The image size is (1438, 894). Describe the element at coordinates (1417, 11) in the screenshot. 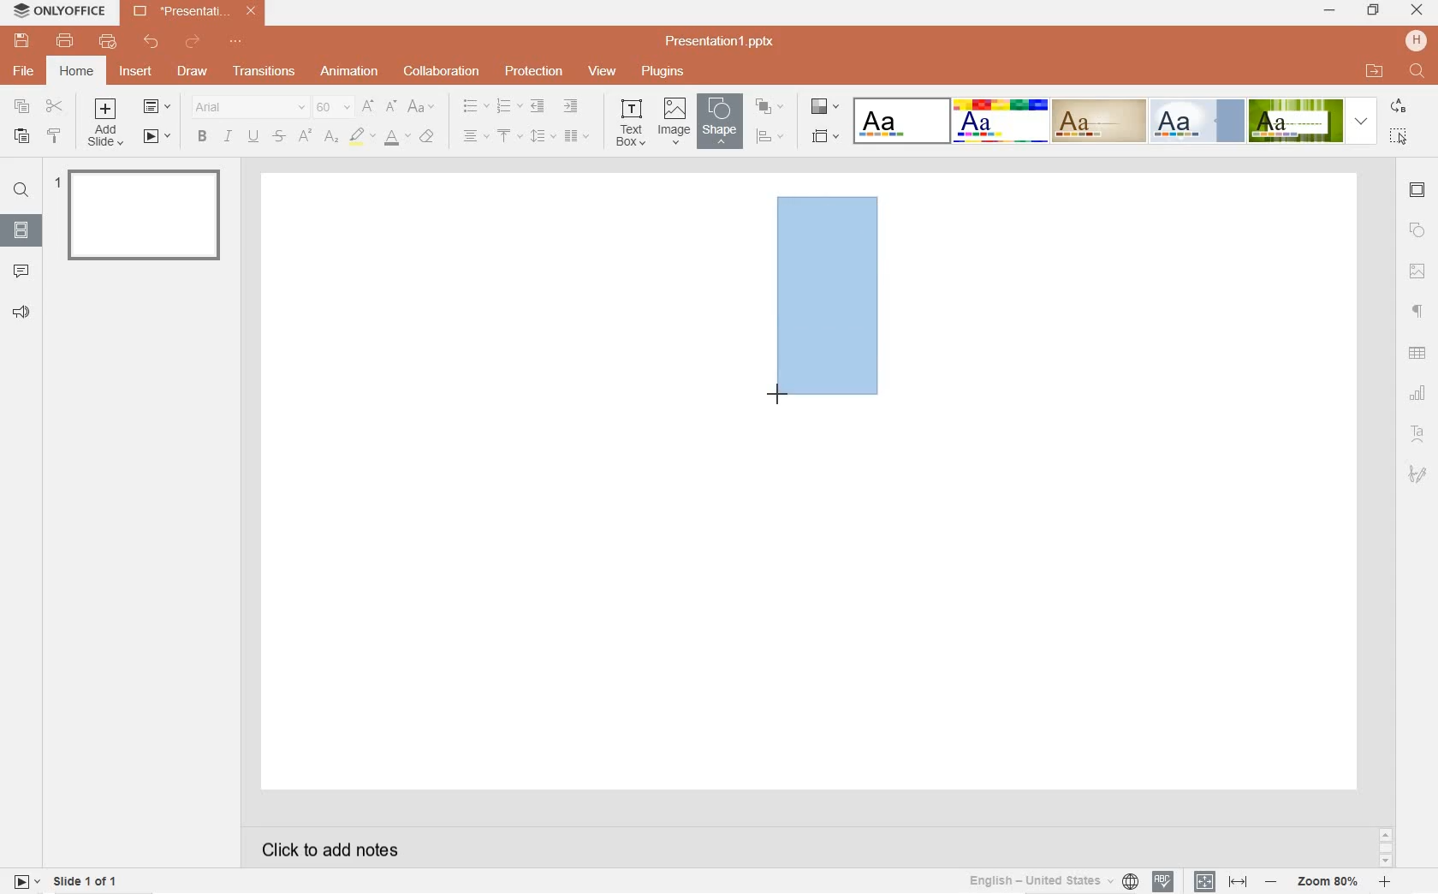

I see `CLOSE` at that location.